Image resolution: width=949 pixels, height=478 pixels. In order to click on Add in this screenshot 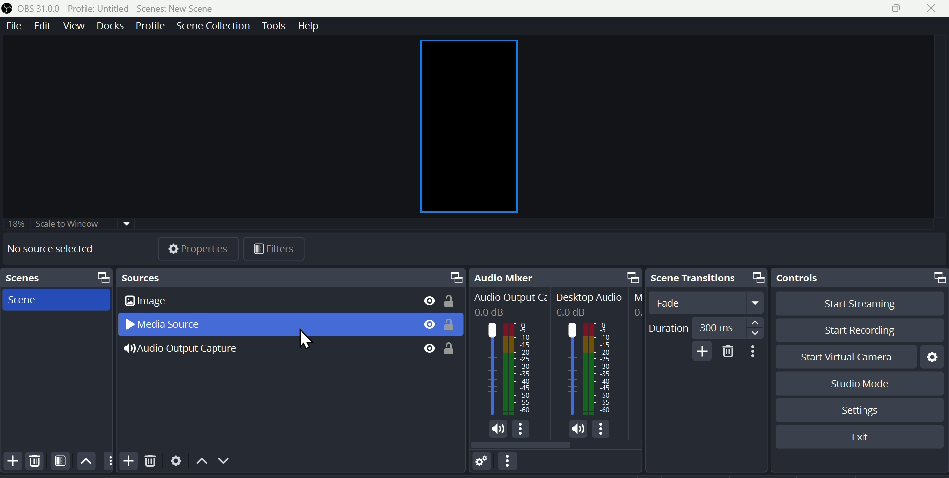, I will do `click(702, 351)`.